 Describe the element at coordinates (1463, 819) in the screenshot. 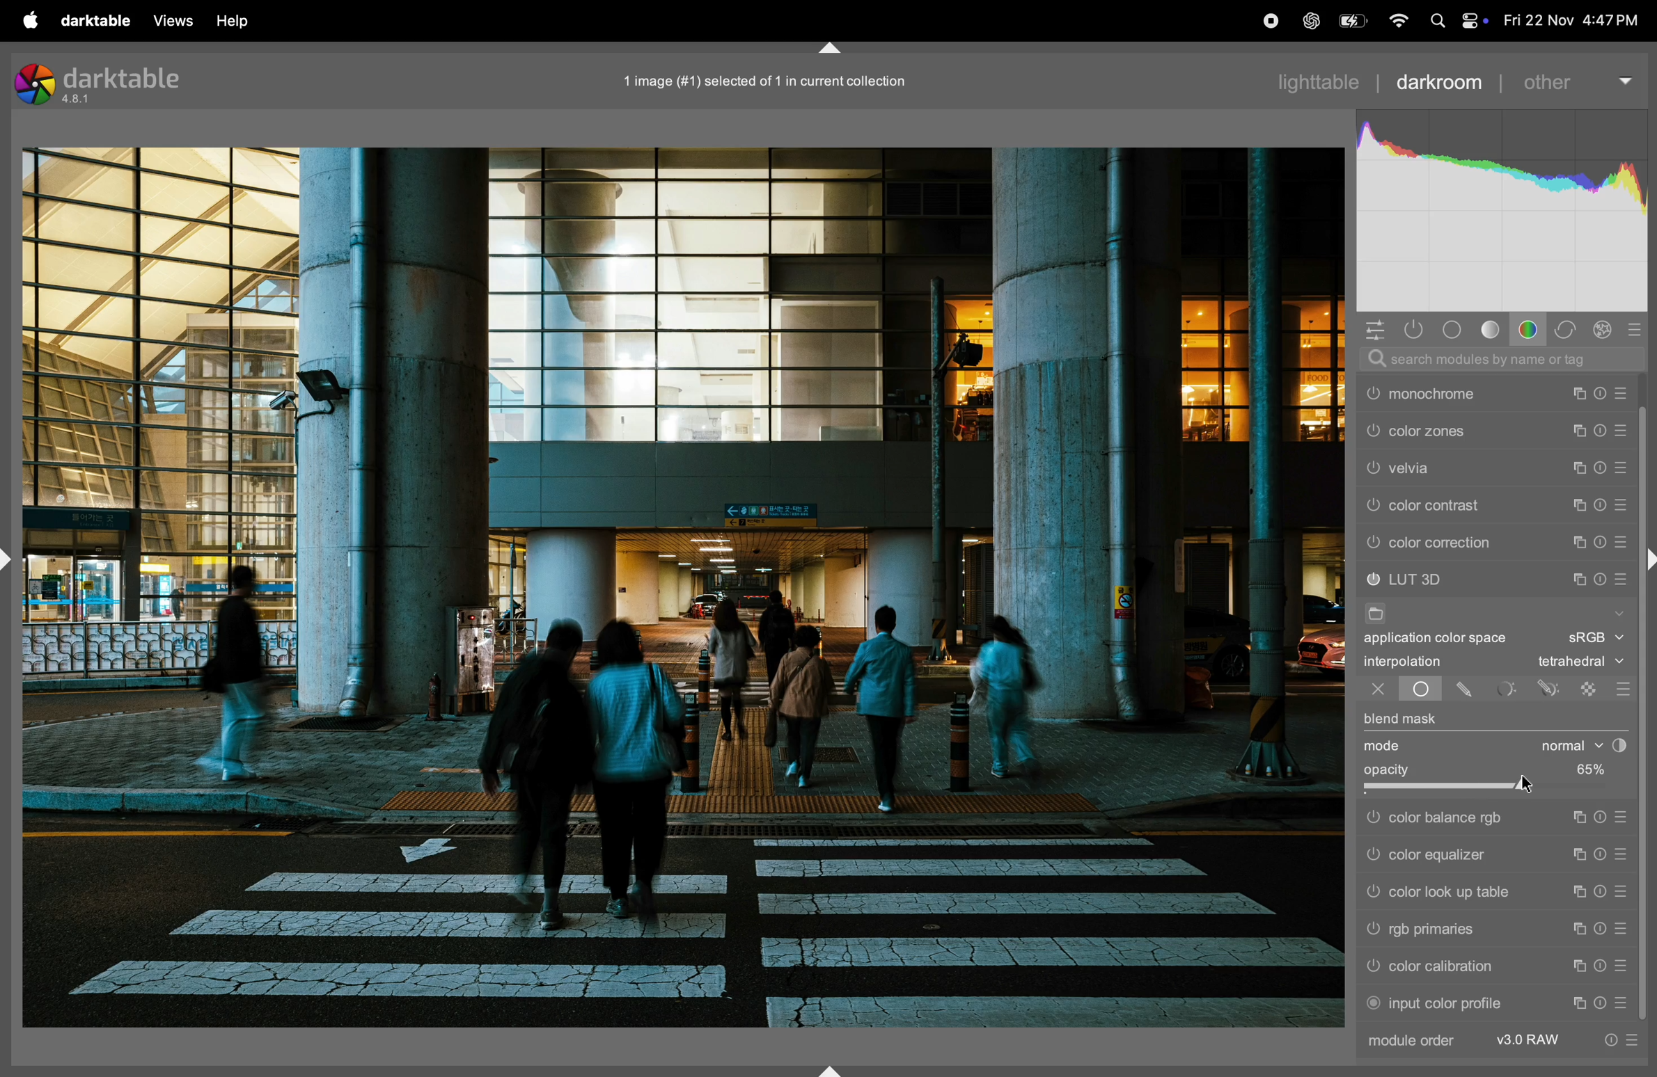

I see `color balance rgb` at that location.